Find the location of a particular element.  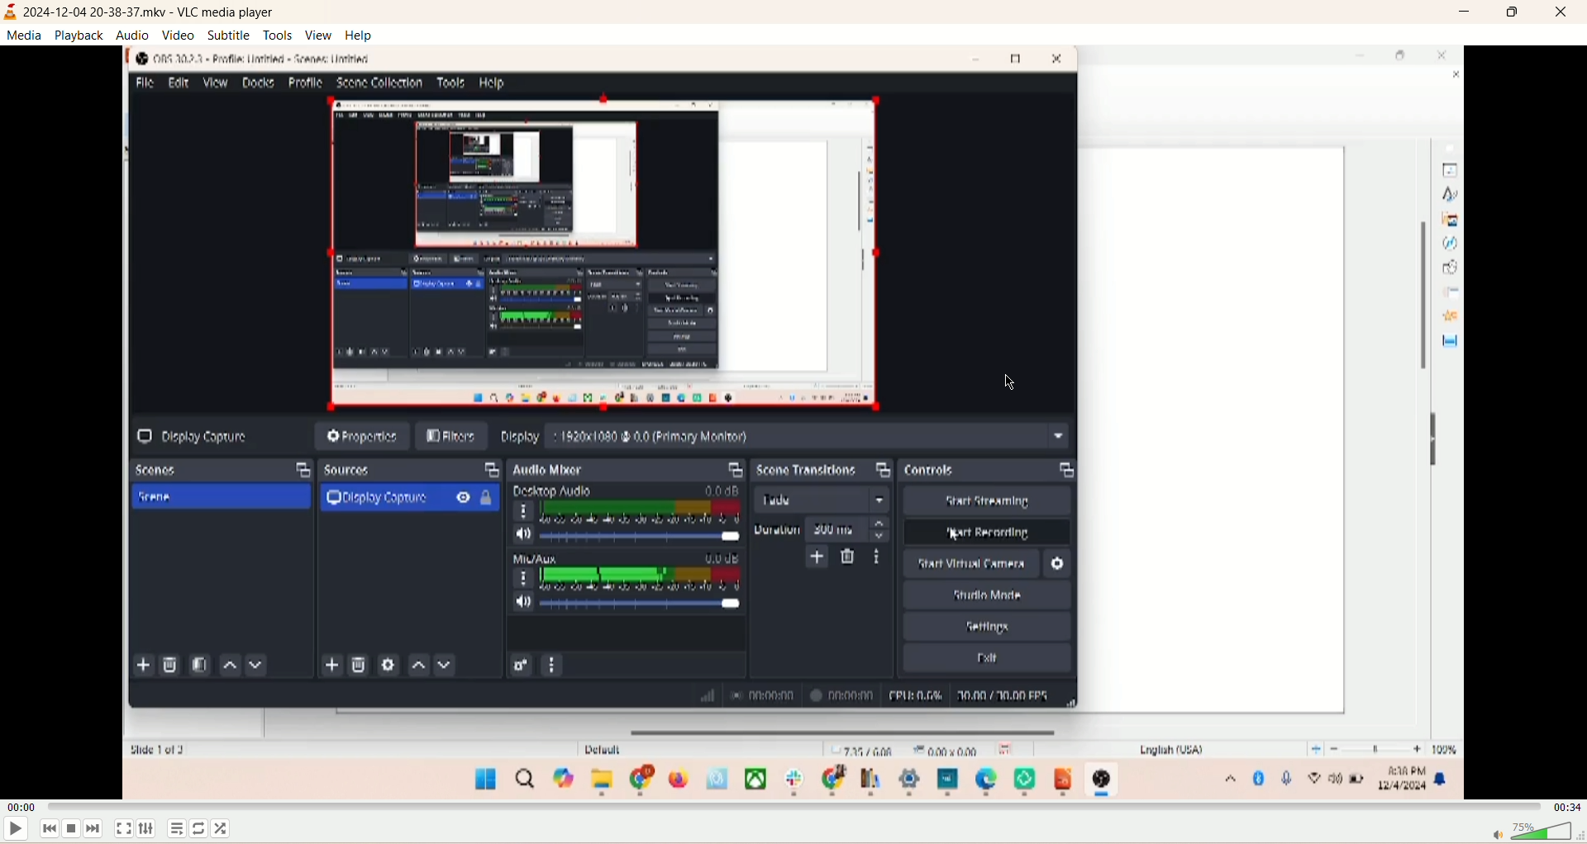

playback is located at coordinates (79, 35).